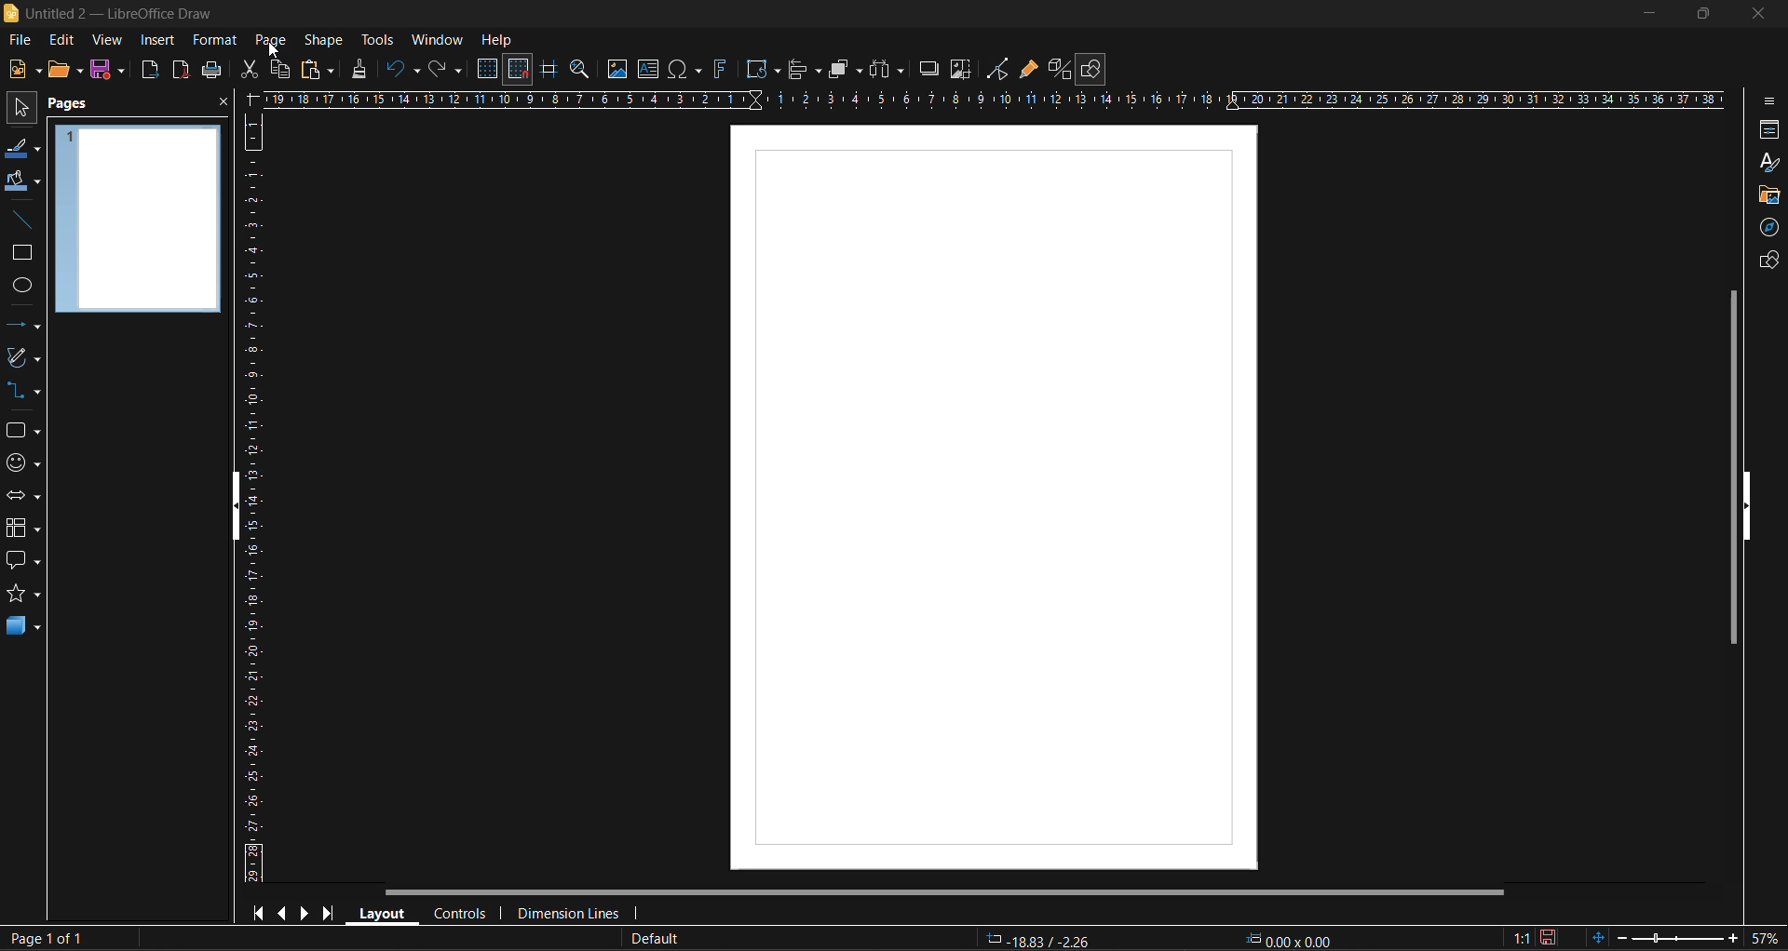 The width and height of the screenshot is (1788, 951). What do you see at coordinates (20, 72) in the screenshot?
I see `new` at bounding box center [20, 72].